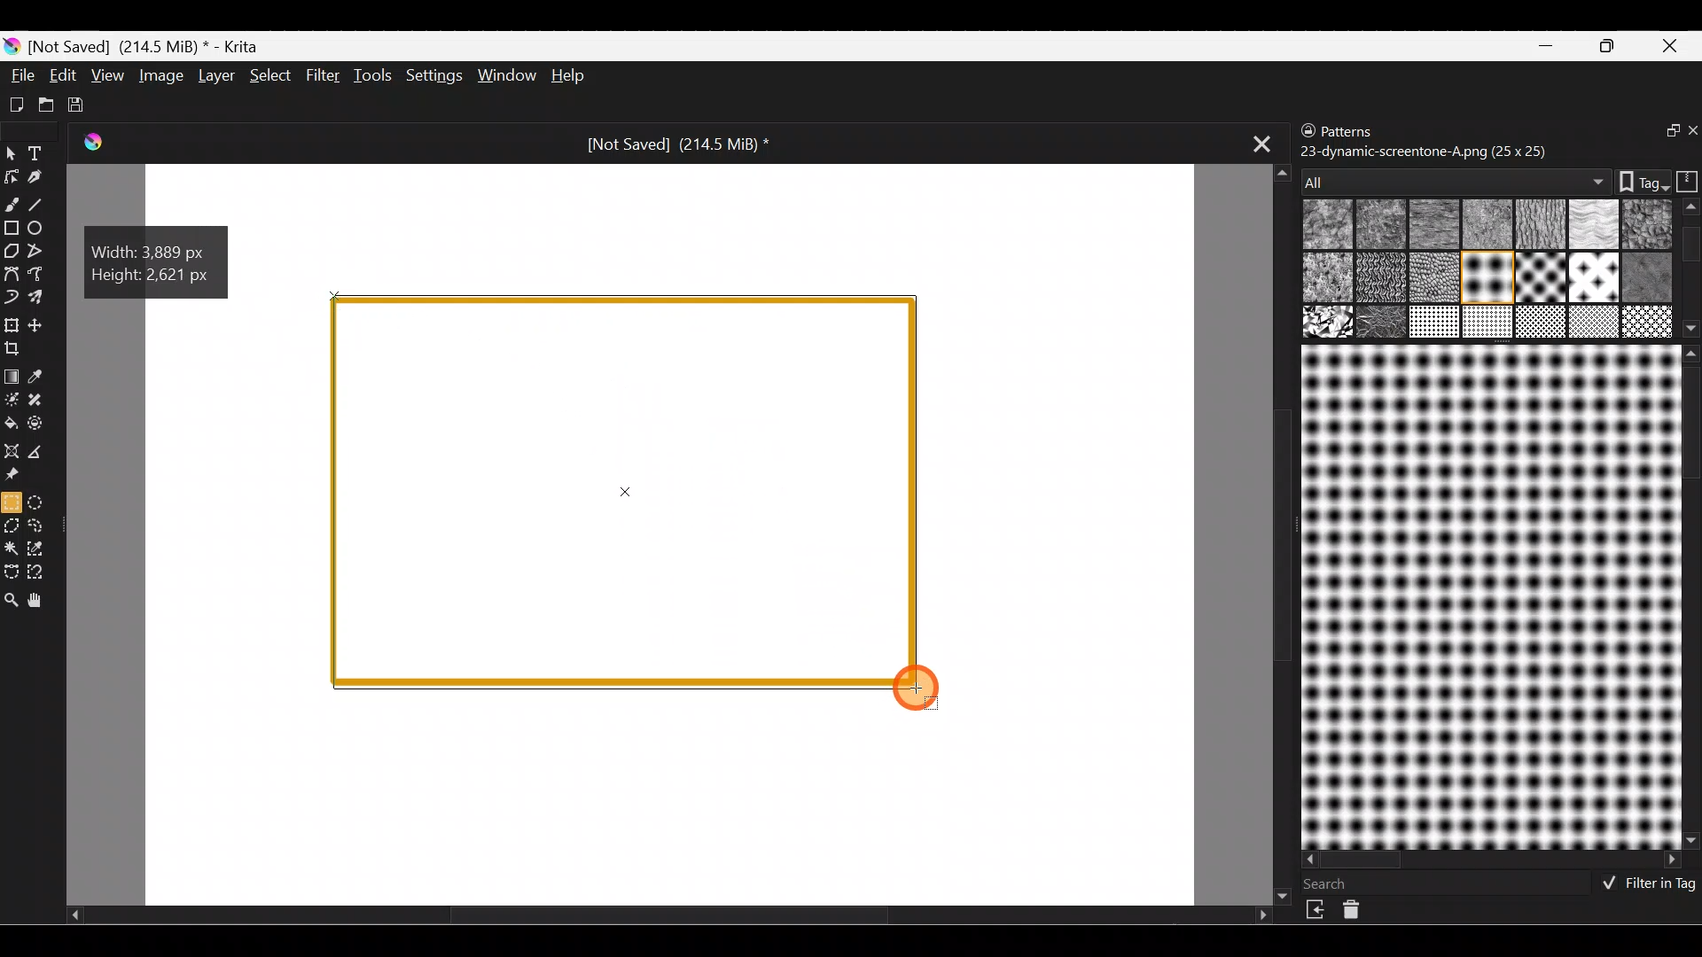 The image size is (1702, 957). Describe the element at coordinates (48, 572) in the screenshot. I see `Magnetic curve selection tool` at that location.